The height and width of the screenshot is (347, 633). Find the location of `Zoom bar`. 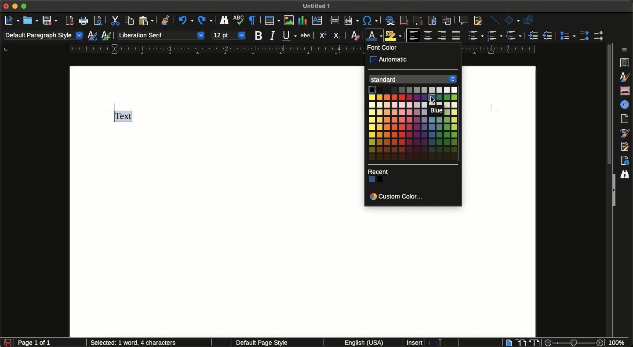

Zoom bar is located at coordinates (573, 343).